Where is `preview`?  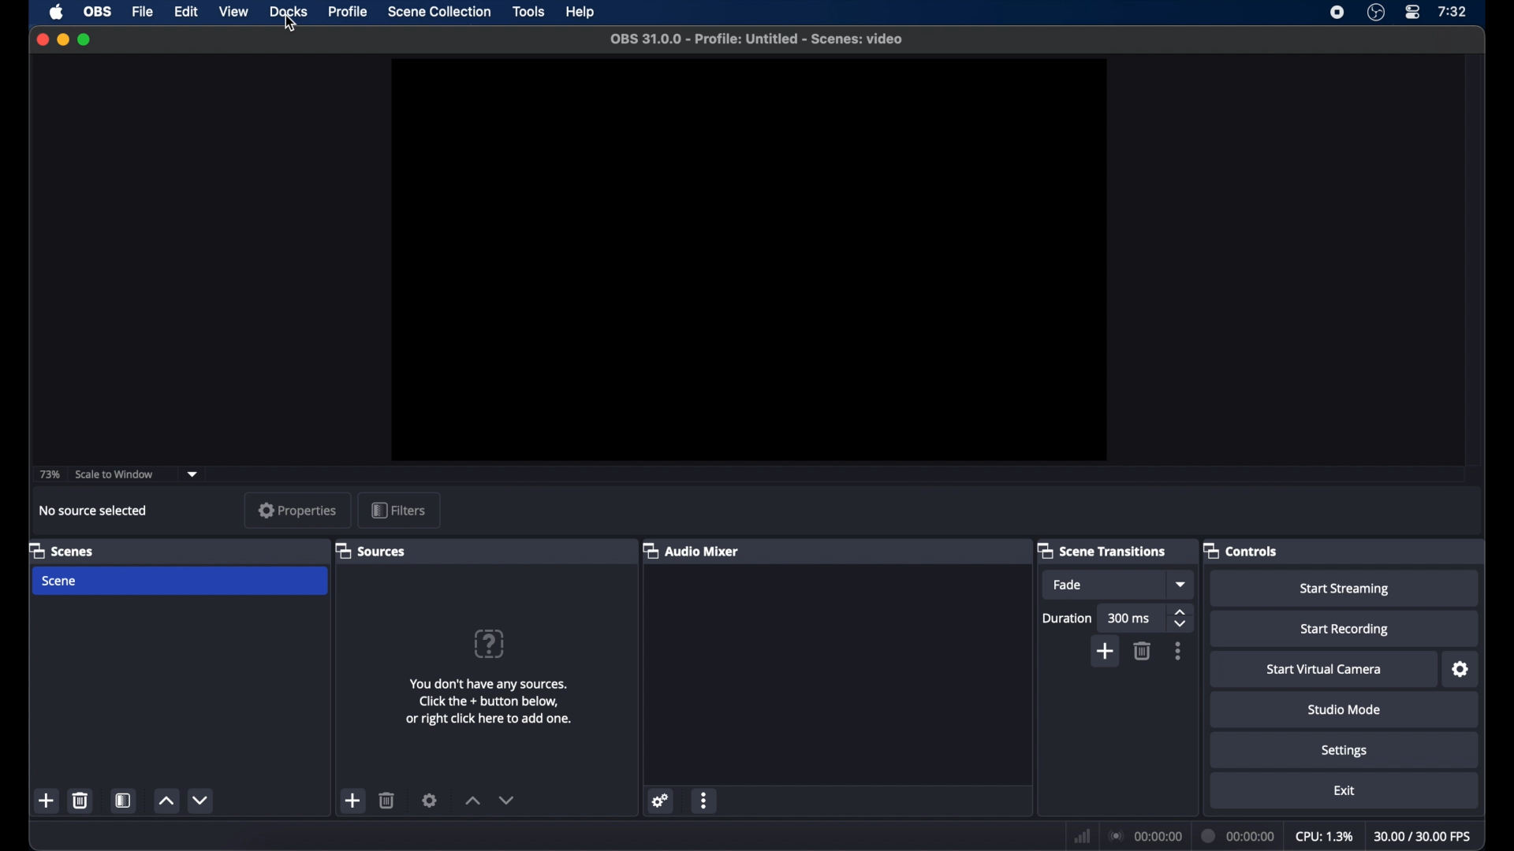
preview is located at coordinates (749, 260).